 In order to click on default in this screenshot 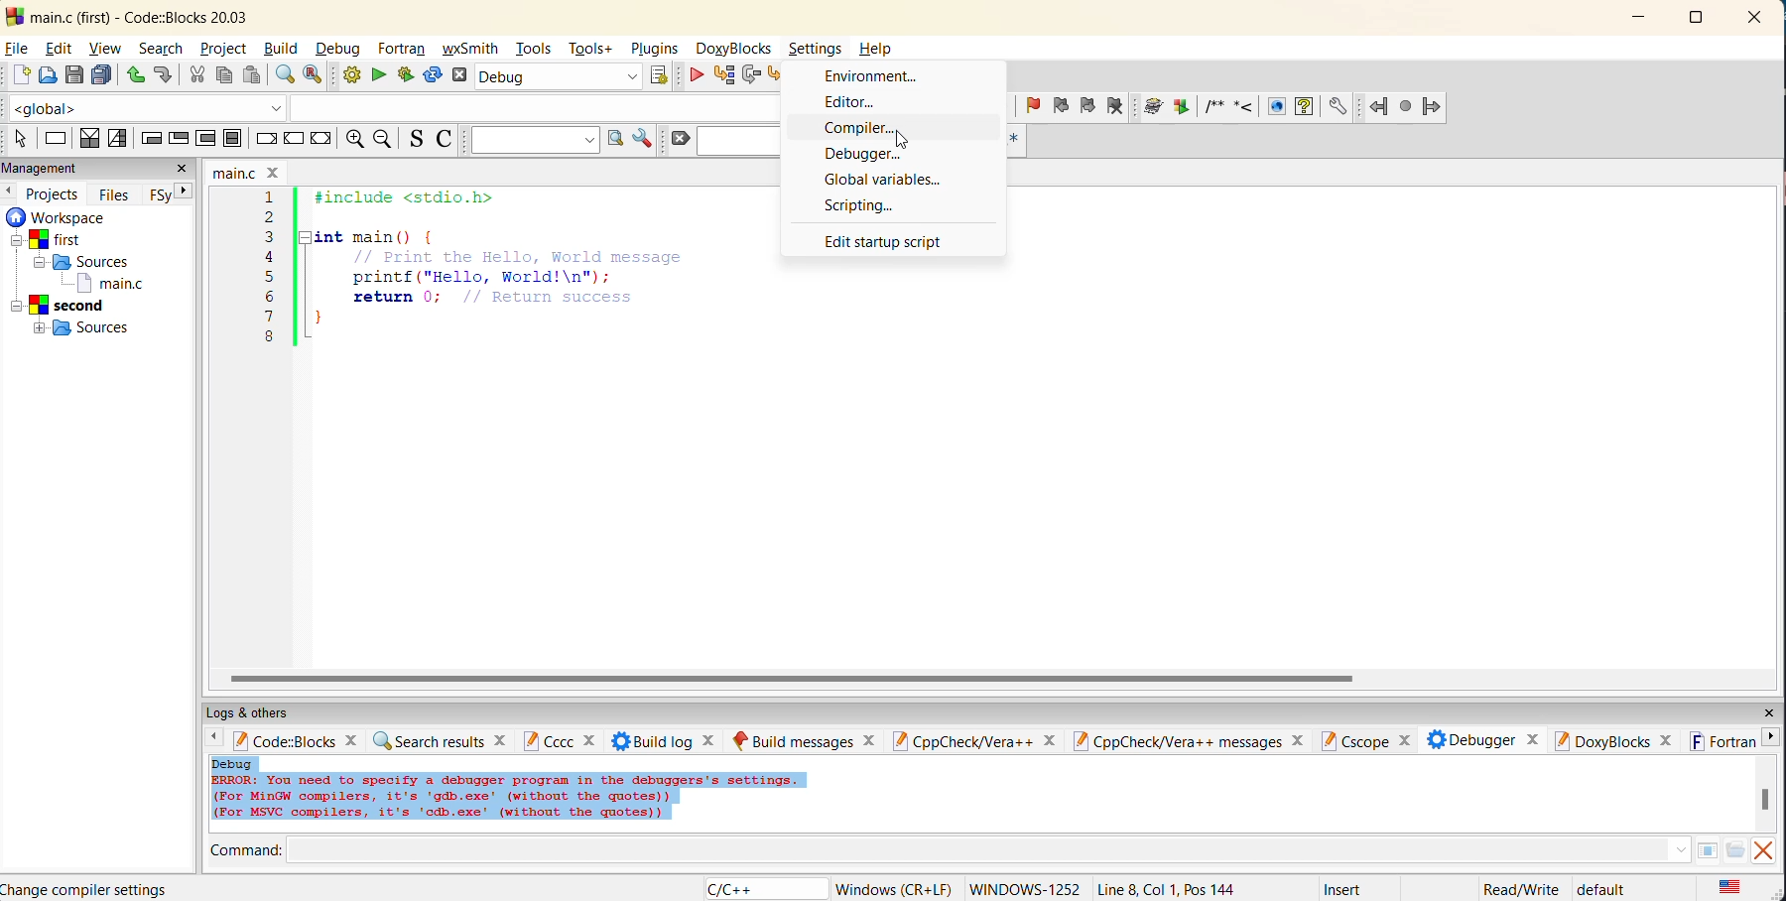, I will do `click(1603, 889)`.